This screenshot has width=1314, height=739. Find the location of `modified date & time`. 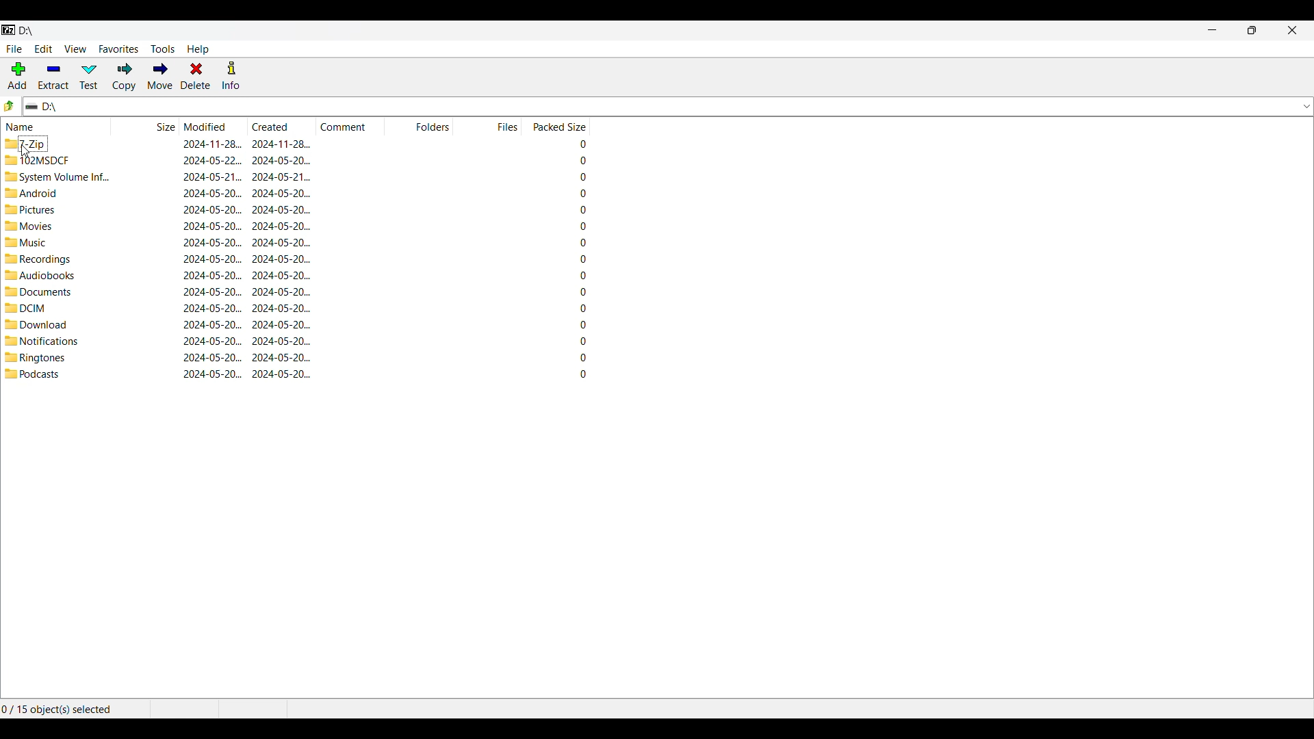

modified date & time is located at coordinates (212, 274).